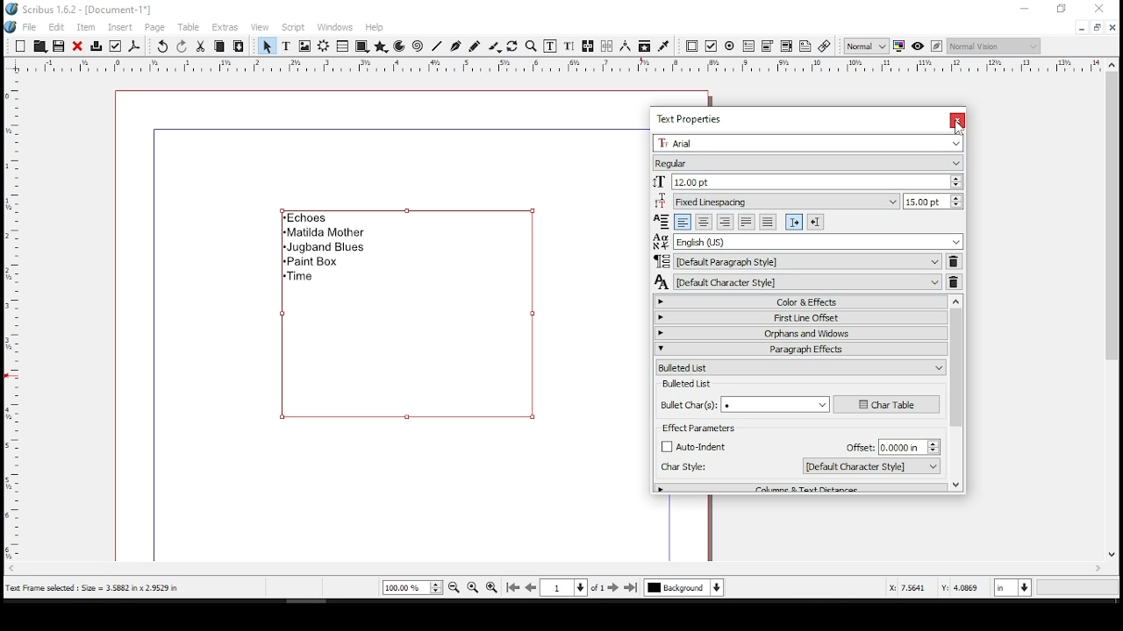  Describe the element at coordinates (891, 446) in the screenshot. I see `offset` at that location.